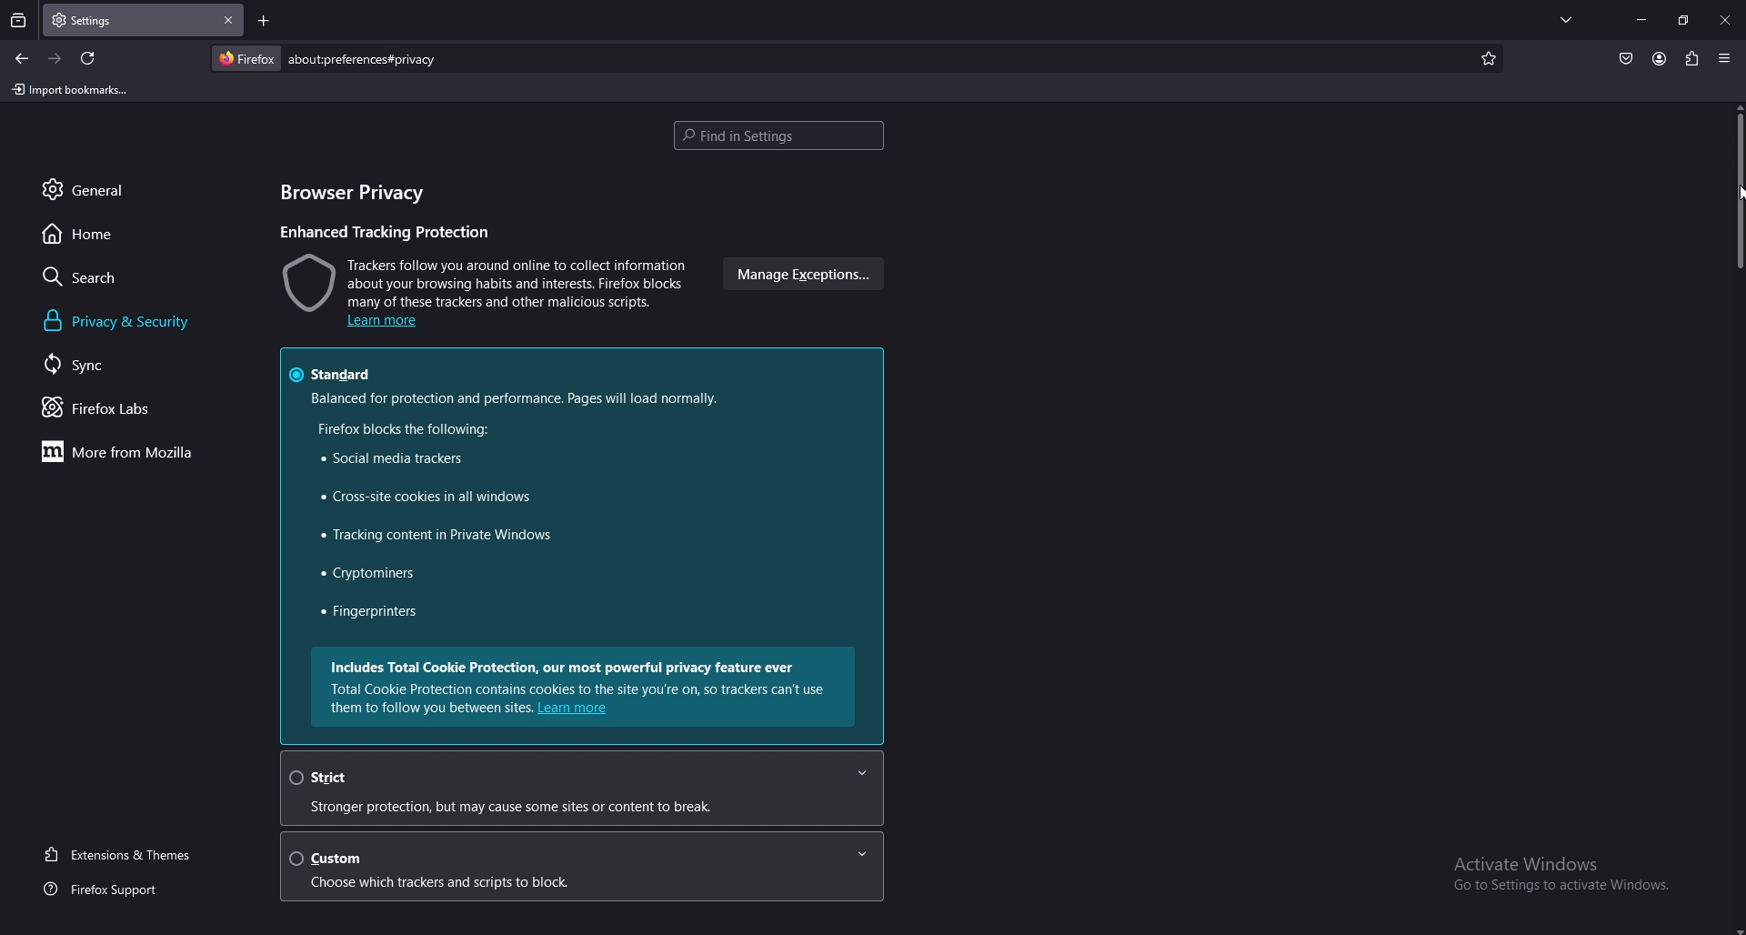 This screenshot has height=935, width=1746. Describe the element at coordinates (1682, 19) in the screenshot. I see `resize` at that location.